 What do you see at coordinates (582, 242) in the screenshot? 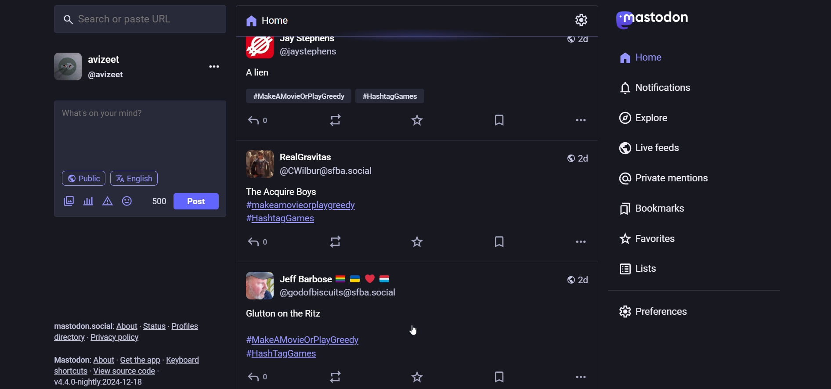
I see `more` at bounding box center [582, 242].